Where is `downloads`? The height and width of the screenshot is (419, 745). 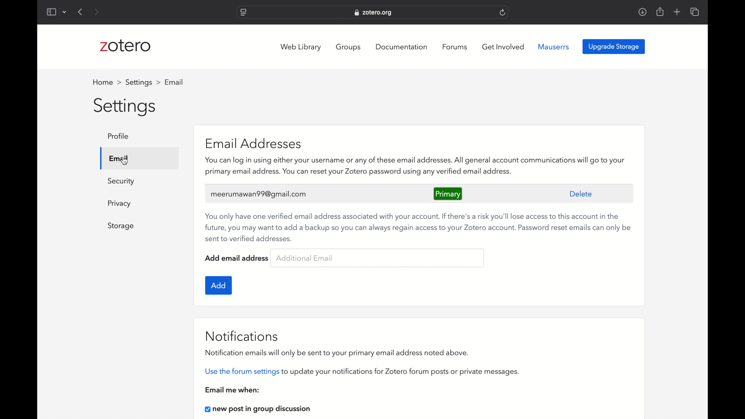
downloads is located at coordinates (642, 12).